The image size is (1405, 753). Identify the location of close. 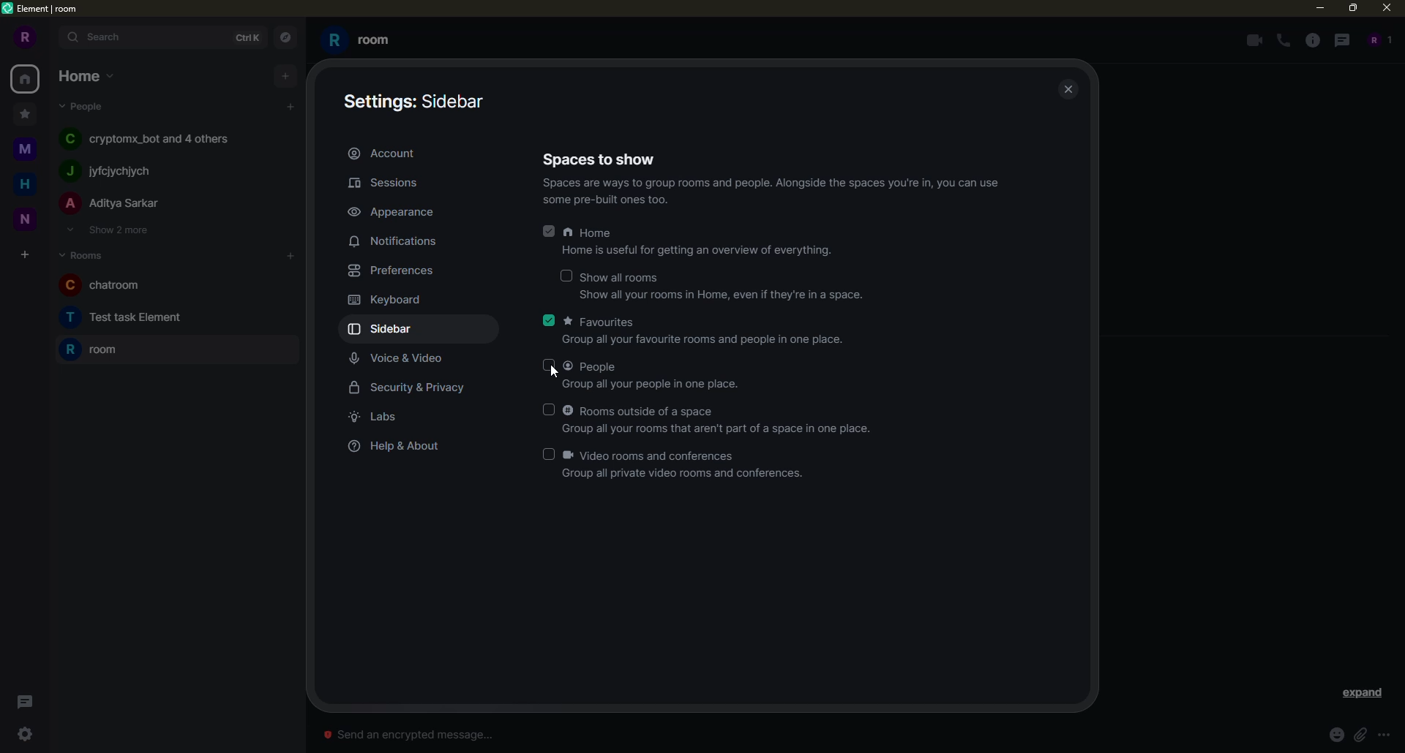
(1385, 11).